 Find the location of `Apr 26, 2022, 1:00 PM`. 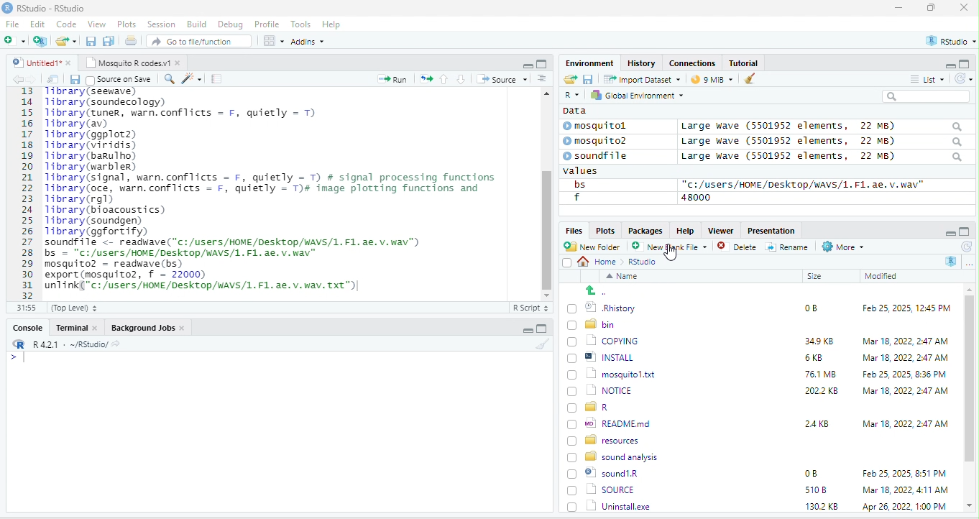

Apr 26, 2022, 1:00 PM is located at coordinates (906, 507).